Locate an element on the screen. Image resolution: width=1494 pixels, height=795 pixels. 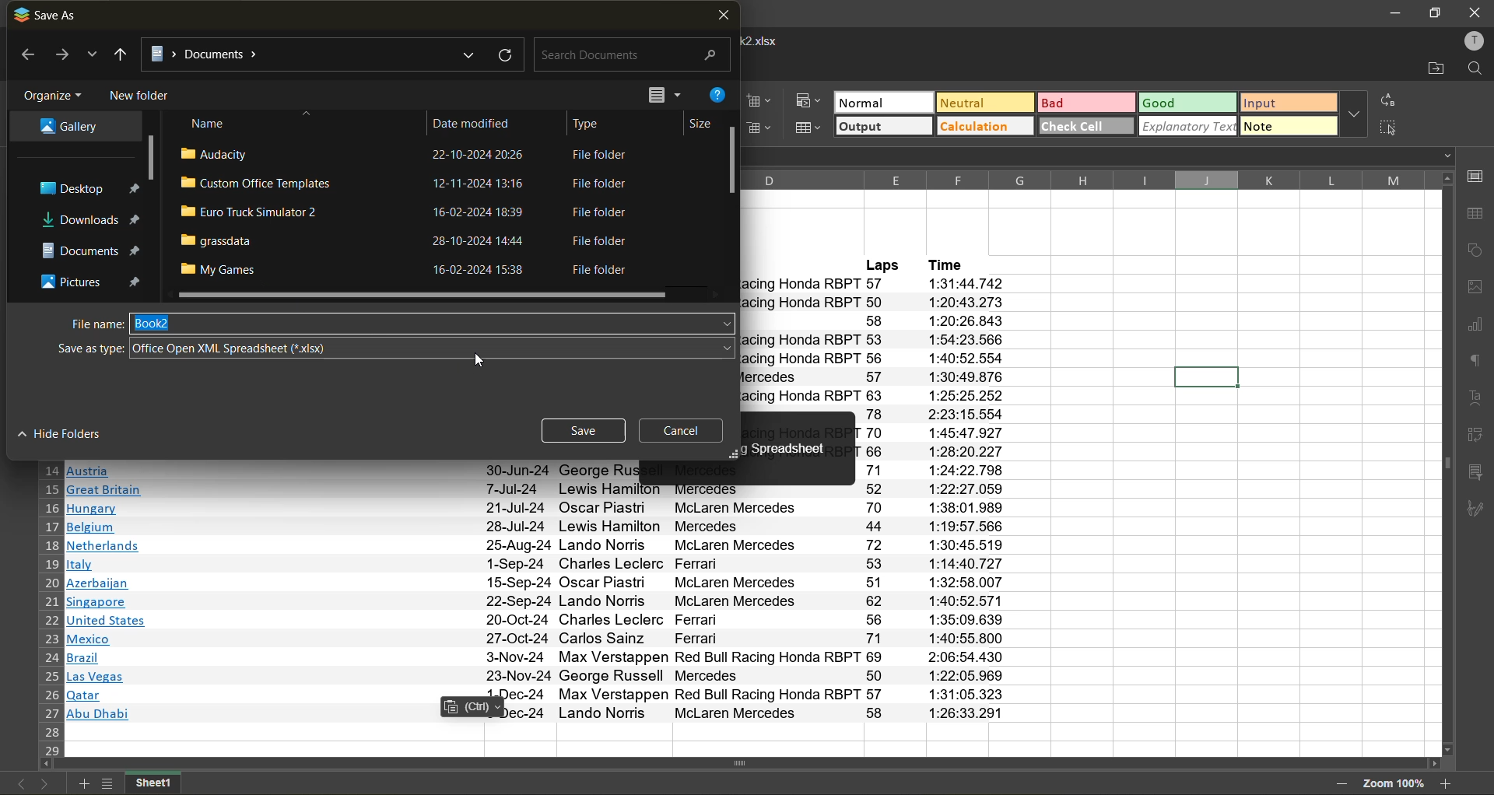
file is located at coordinates (408, 185).